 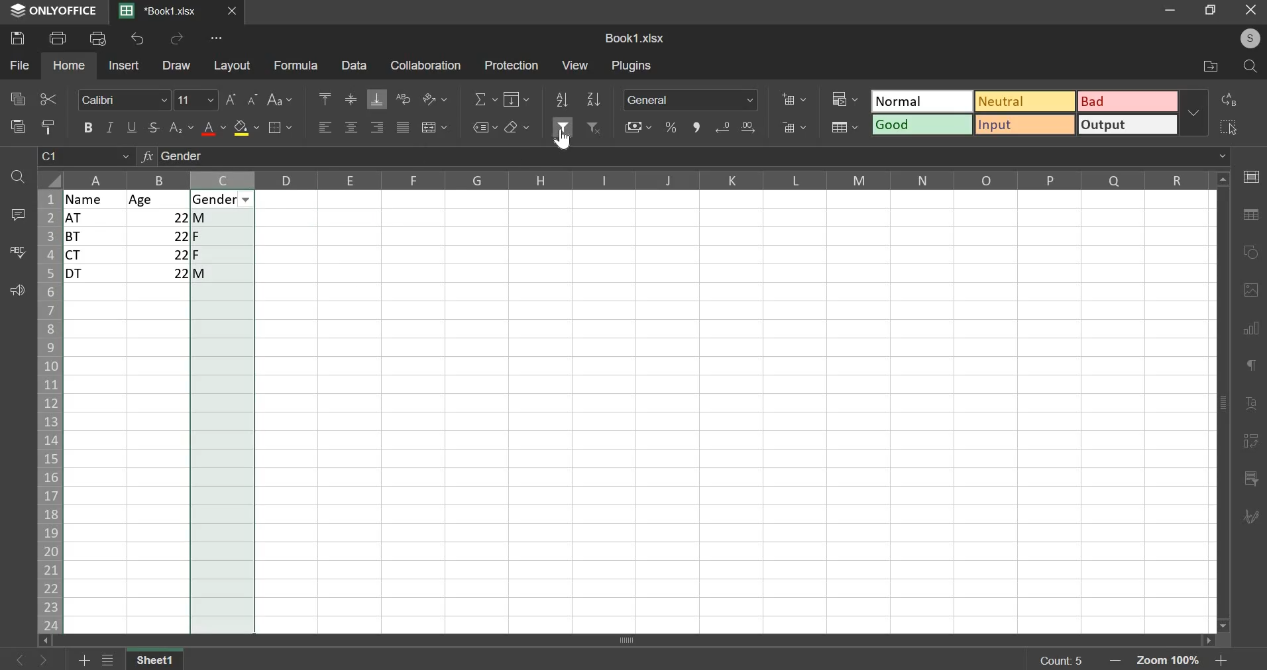 I want to click on closes, so click(x=233, y=11).